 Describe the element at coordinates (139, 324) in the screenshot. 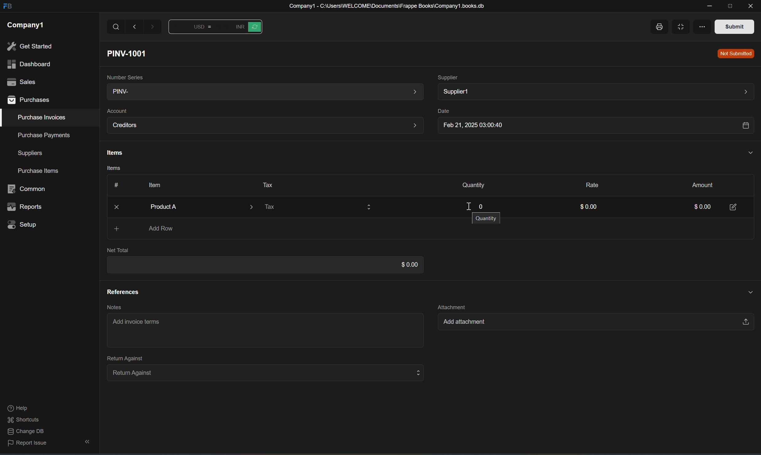

I see `Add invoice terms` at that location.